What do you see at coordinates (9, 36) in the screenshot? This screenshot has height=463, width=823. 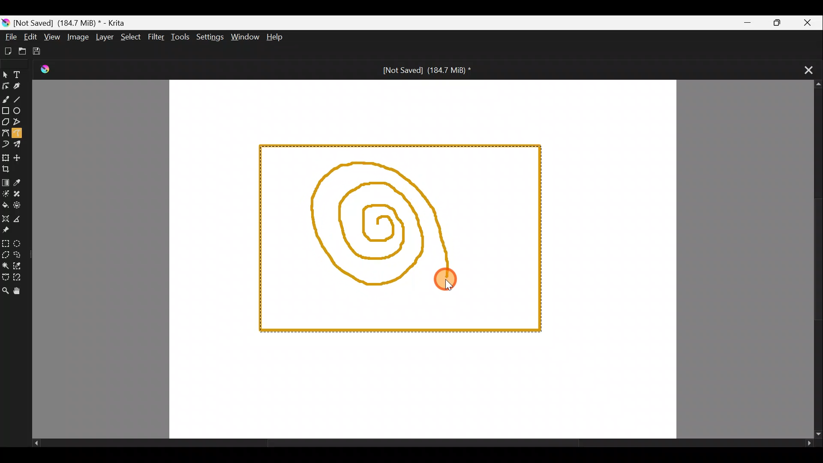 I see `File` at bounding box center [9, 36].